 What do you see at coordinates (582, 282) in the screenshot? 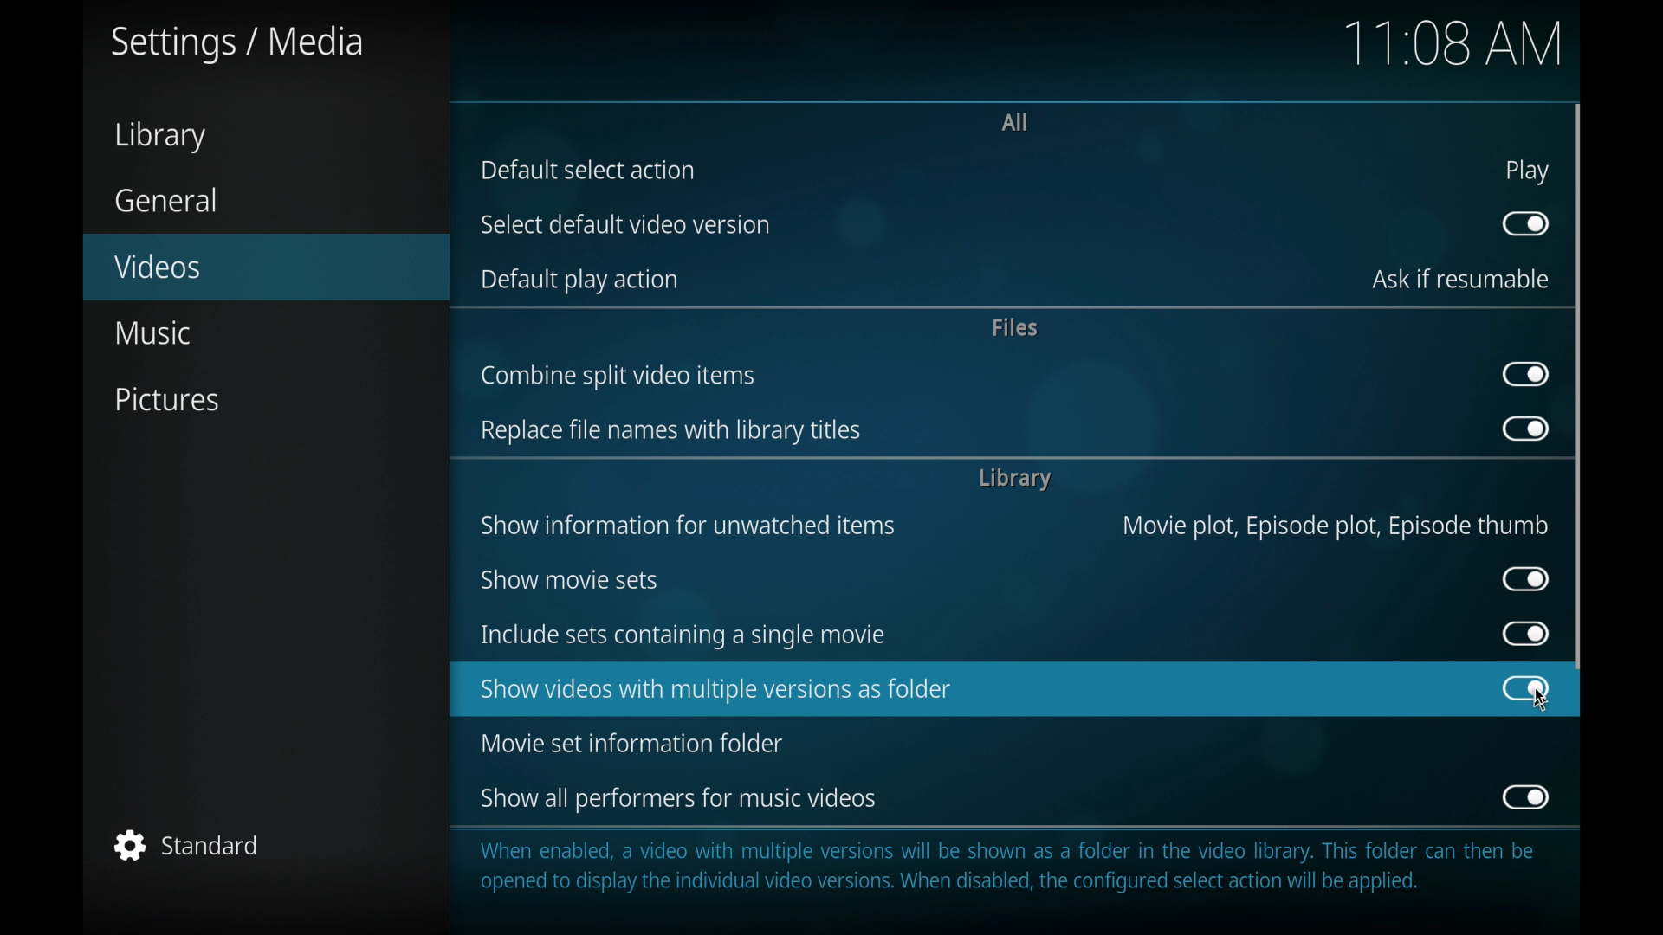
I see `default play action` at bounding box center [582, 282].